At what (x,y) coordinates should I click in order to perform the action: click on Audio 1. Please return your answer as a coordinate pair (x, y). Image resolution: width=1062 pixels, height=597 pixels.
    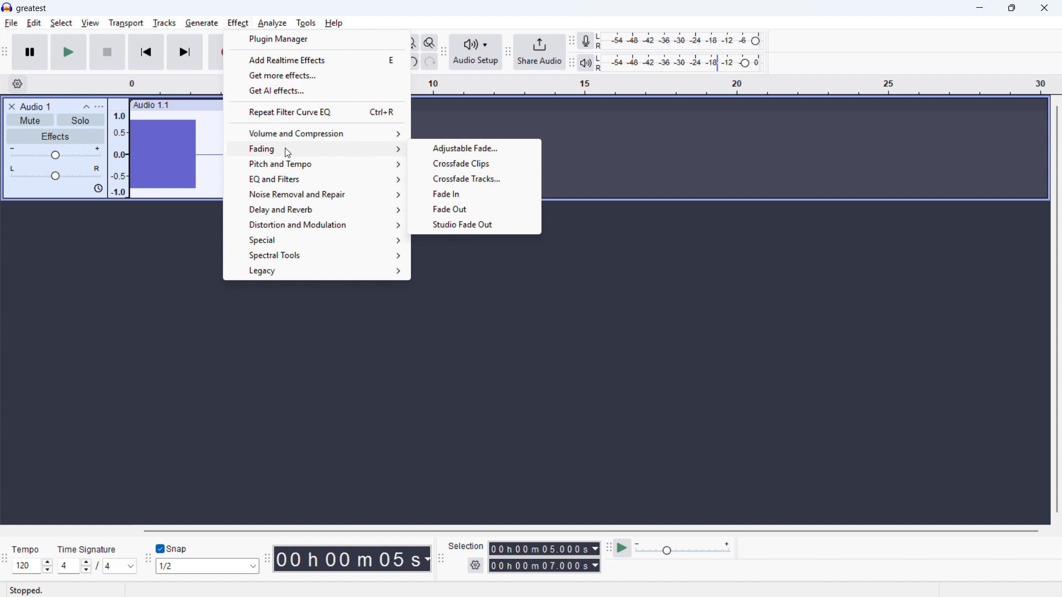
    Looking at the image, I should click on (35, 106).